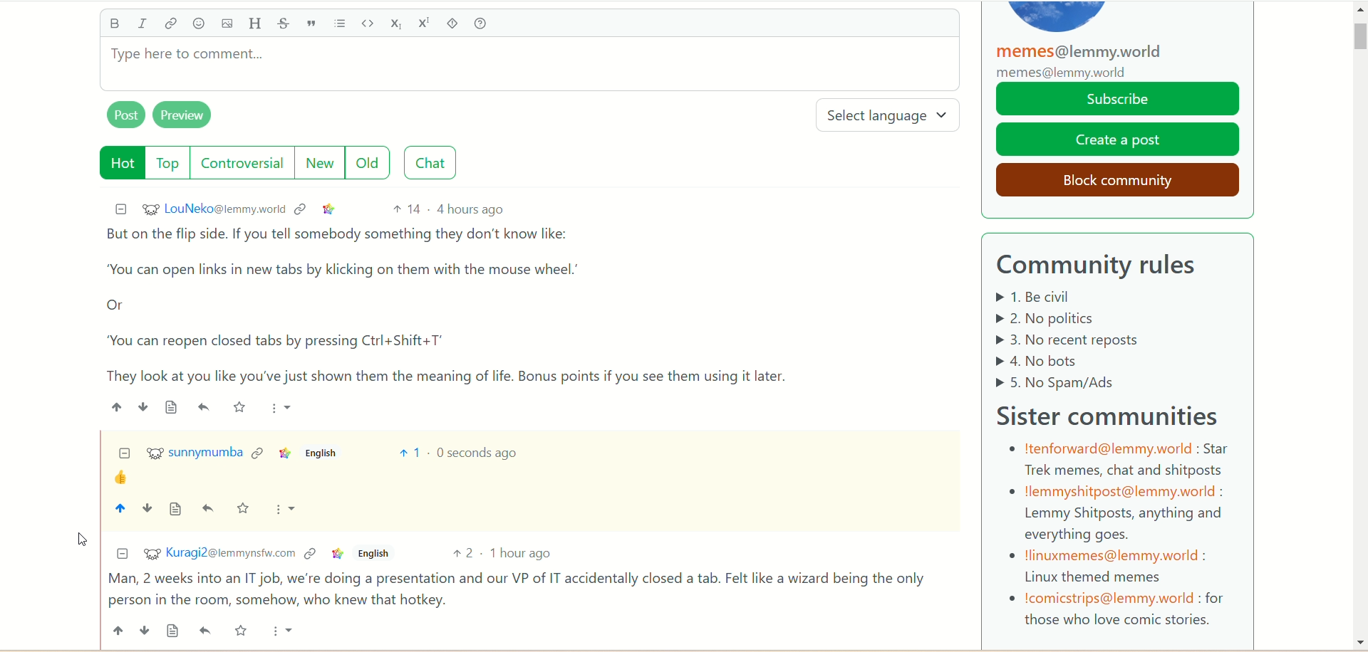  I want to click on Community rules listed, so click(1098, 340).